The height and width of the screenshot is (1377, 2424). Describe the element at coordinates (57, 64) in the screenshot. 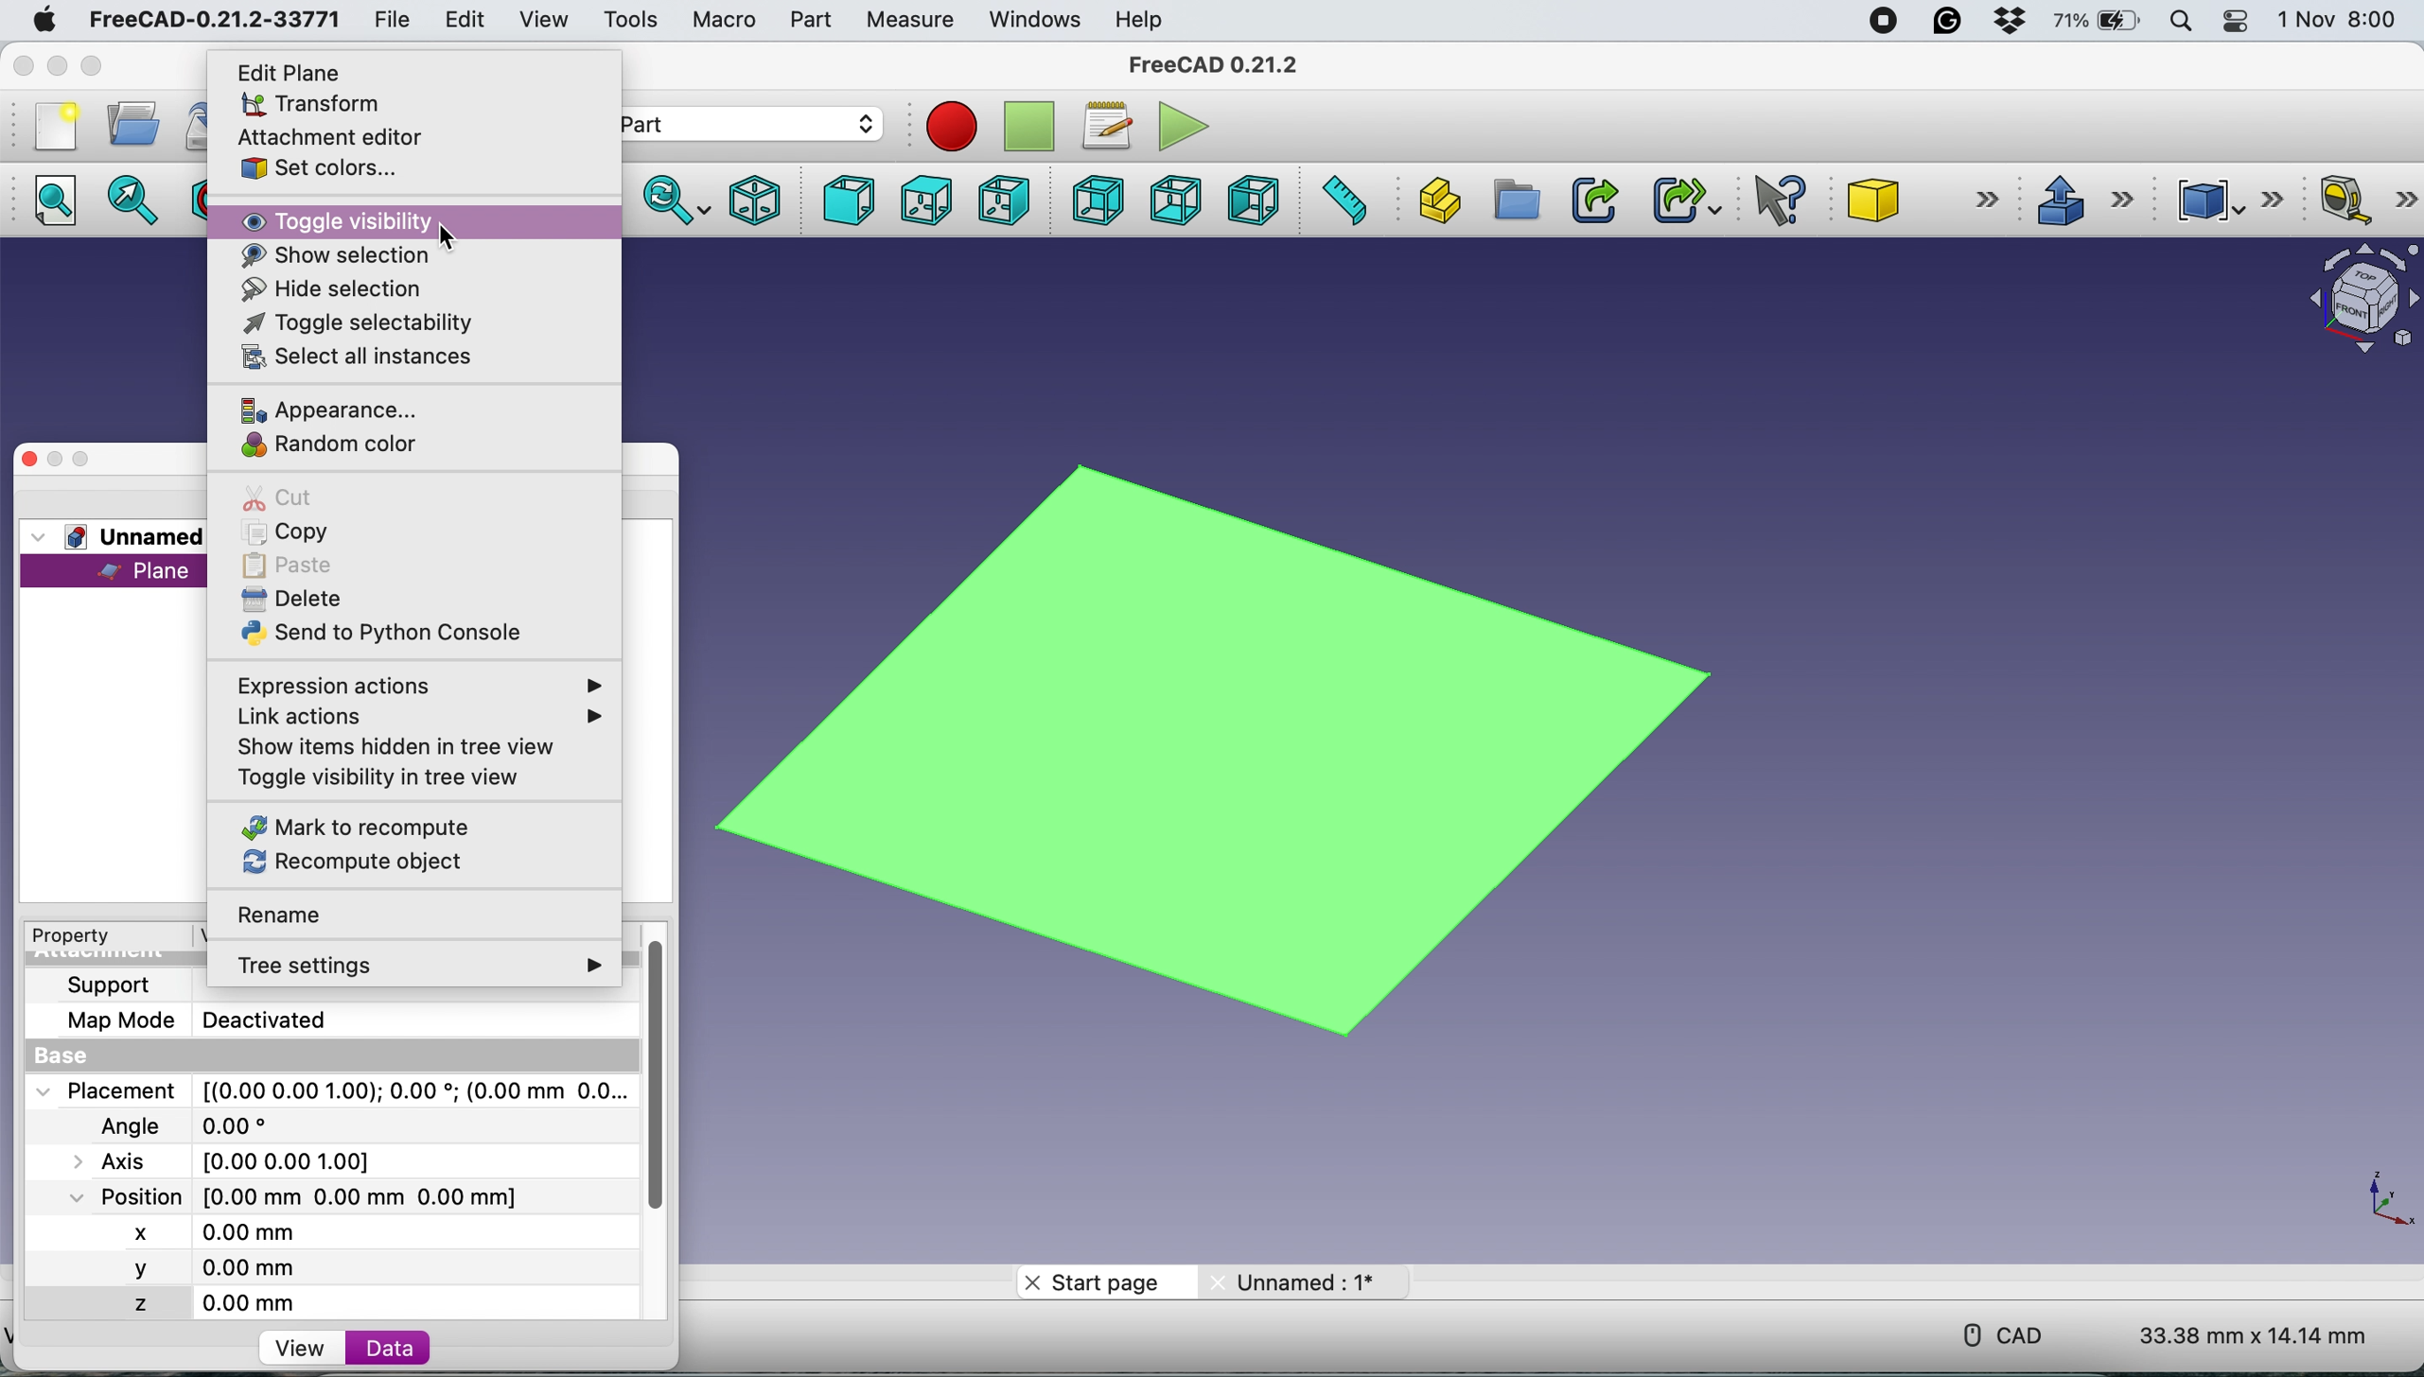

I see `minimise` at that location.